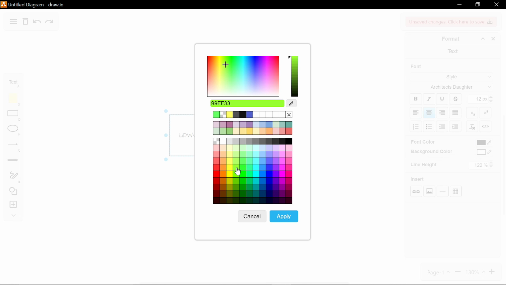 This screenshot has height=285, width=506. Describe the element at coordinates (492, 97) in the screenshot. I see `Increase text size` at that location.